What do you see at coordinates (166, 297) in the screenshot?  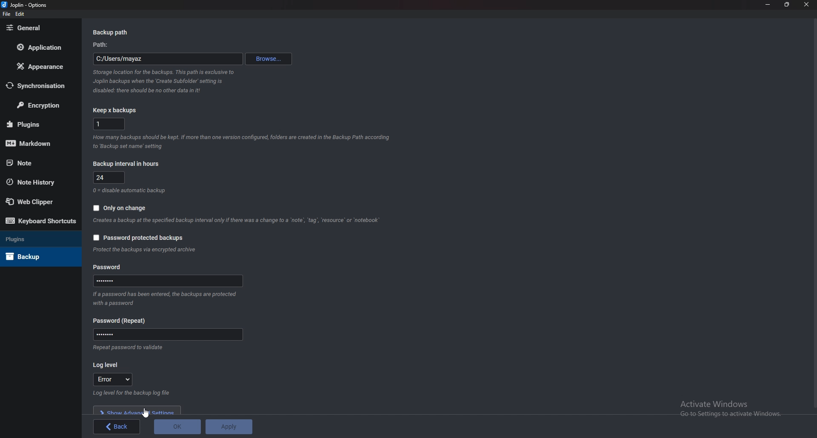 I see `Info on password` at bounding box center [166, 297].